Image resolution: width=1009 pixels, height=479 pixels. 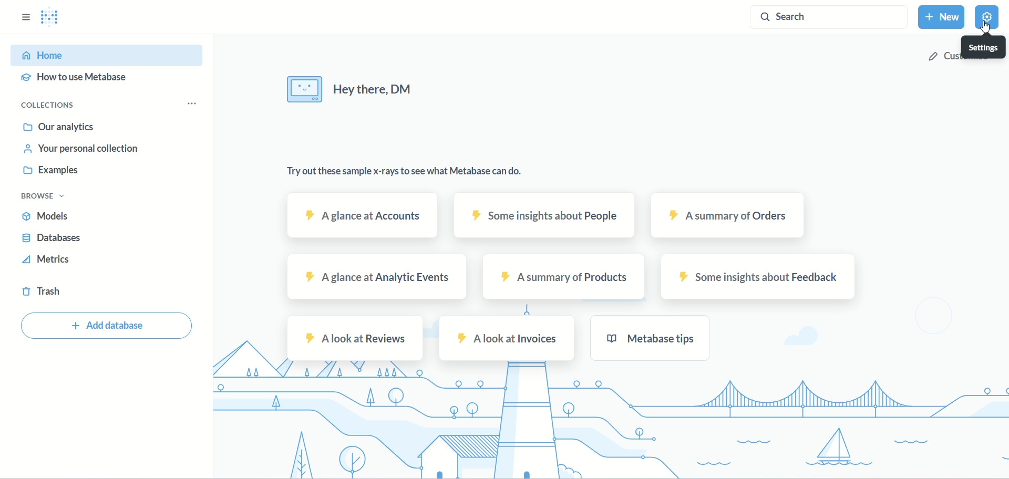 I want to click on customize, so click(x=941, y=57).